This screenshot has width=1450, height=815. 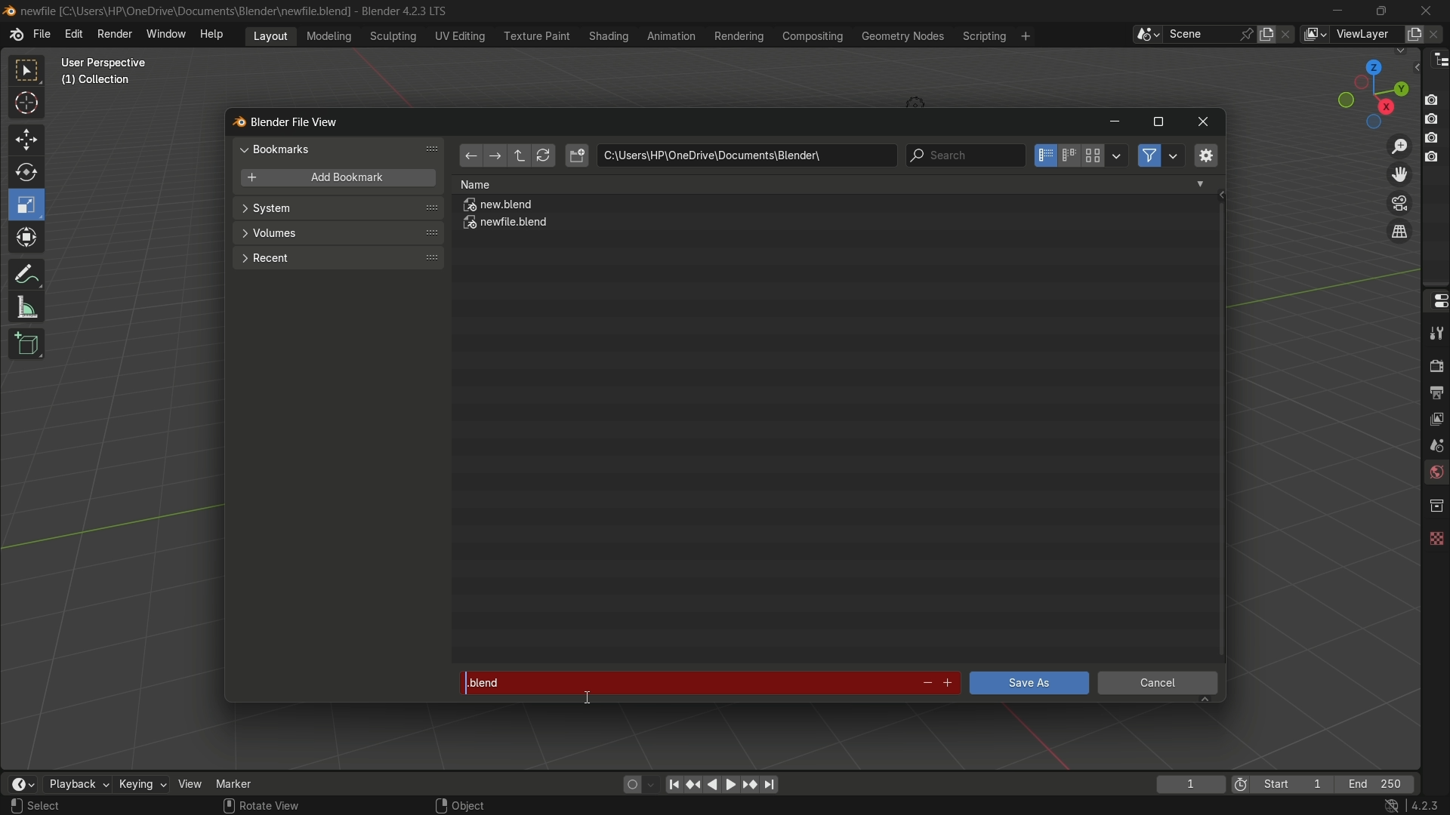 I want to click on uv editing menu, so click(x=460, y=35).